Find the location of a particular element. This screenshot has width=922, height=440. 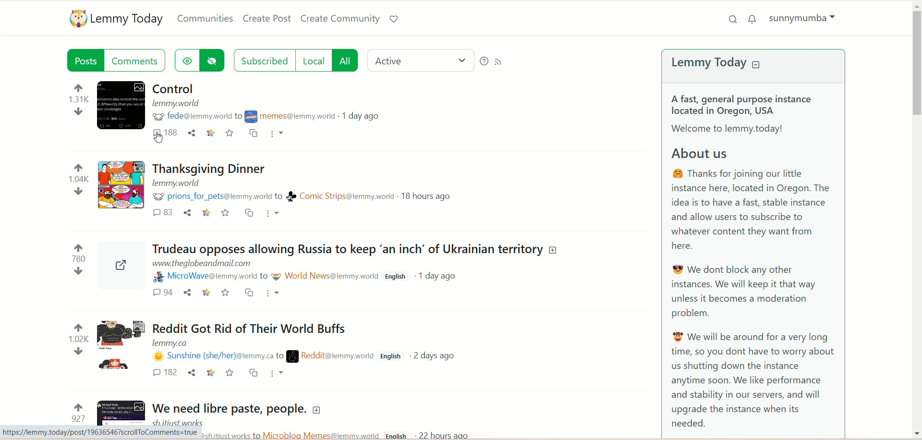

Expand the post with the image details is located at coordinates (121, 413).